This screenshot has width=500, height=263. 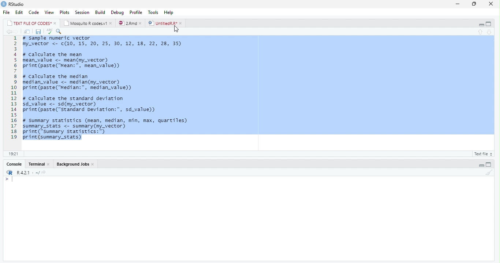 What do you see at coordinates (39, 32) in the screenshot?
I see `save` at bounding box center [39, 32].